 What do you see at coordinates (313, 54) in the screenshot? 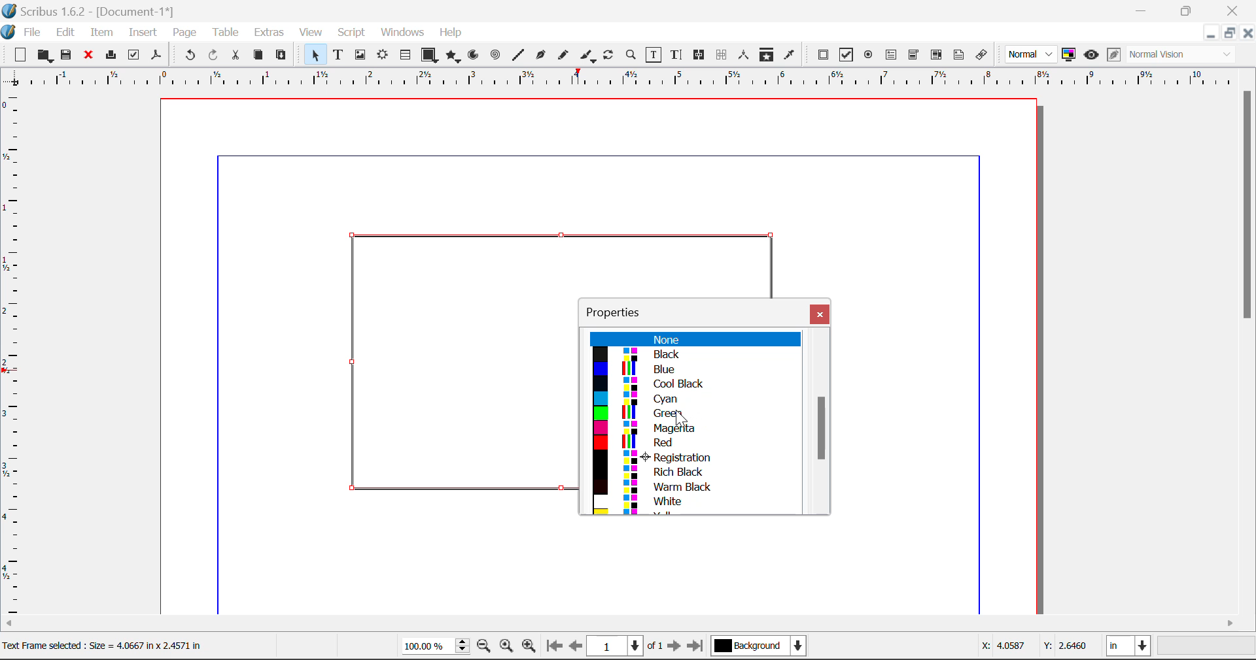
I see `Select` at bounding box center [313, 54].